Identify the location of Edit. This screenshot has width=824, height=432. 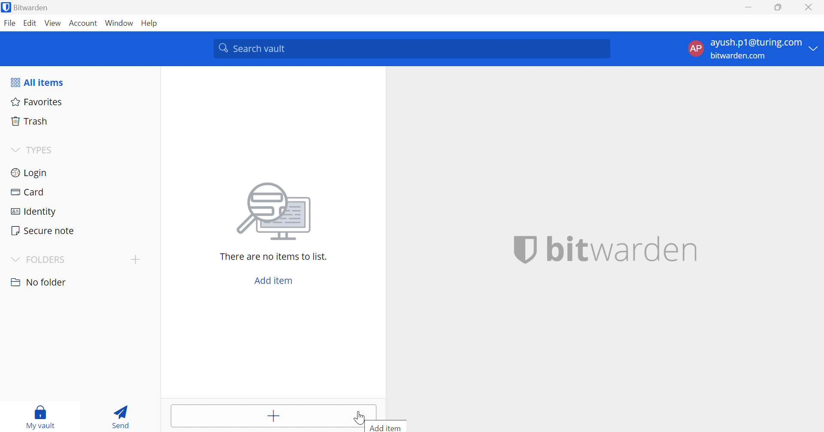
(31, 23).